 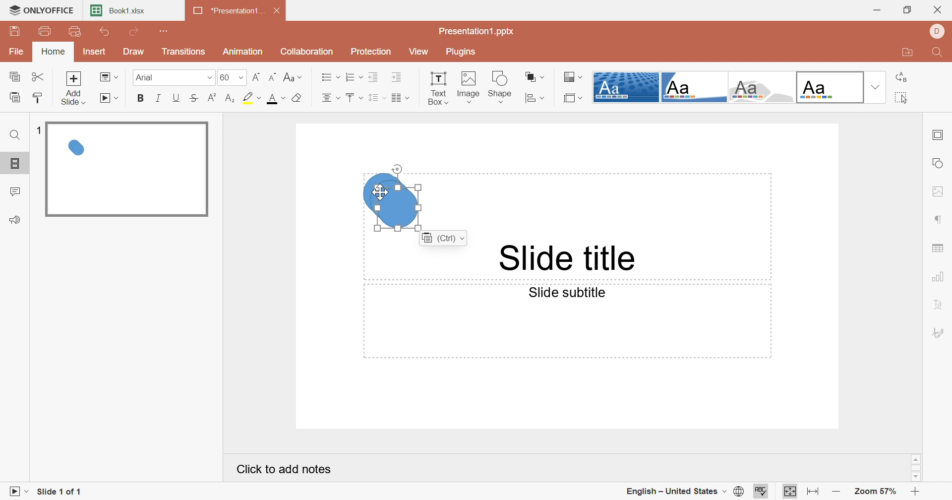 I want to click on File, so click(x=17, y=51).